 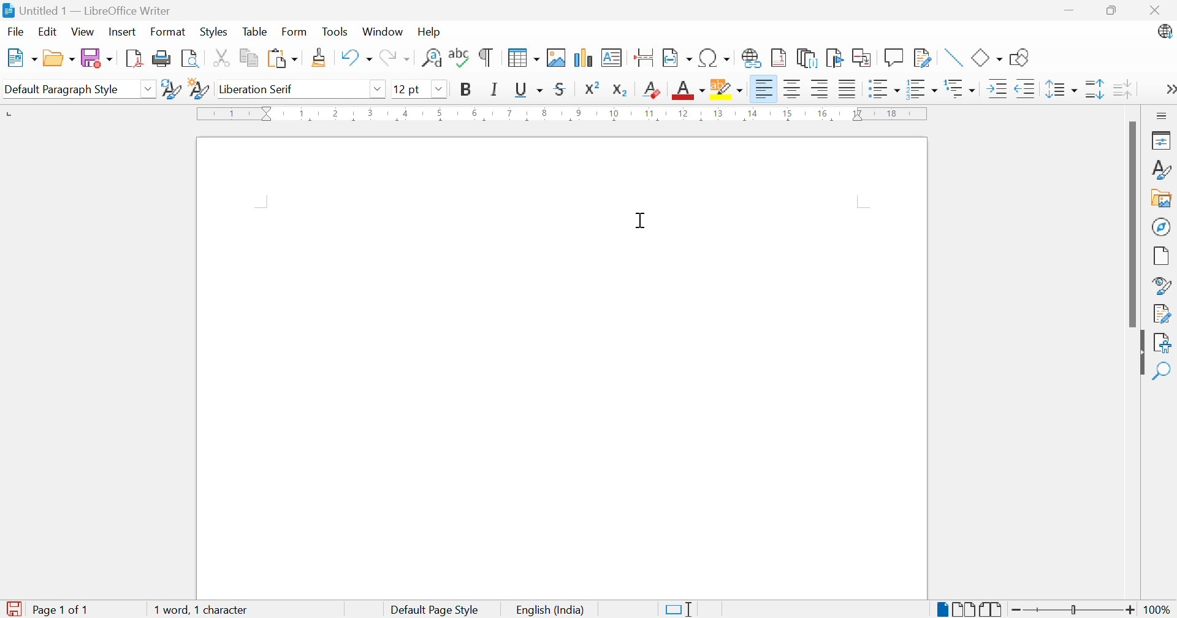 I want to click on Clear Direct Formatting, so click(x=652, y=91).